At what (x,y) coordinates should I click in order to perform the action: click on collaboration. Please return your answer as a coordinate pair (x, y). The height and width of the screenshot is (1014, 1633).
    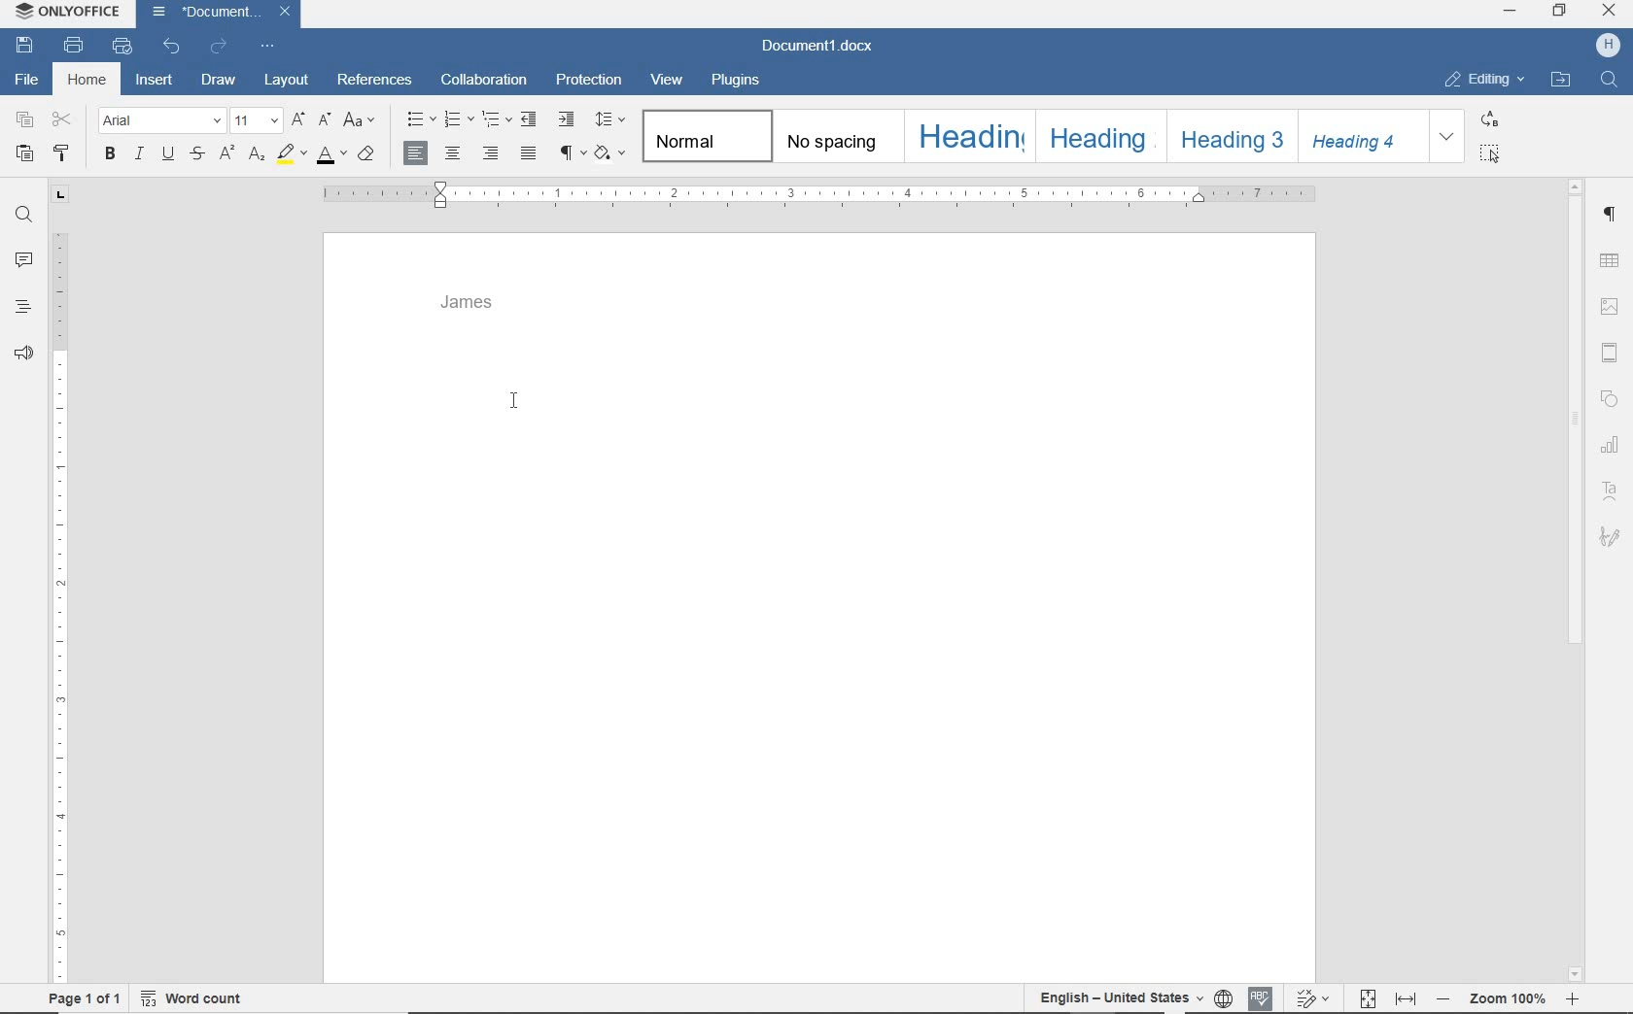
    Looking at the image, I should click on (486, 80).